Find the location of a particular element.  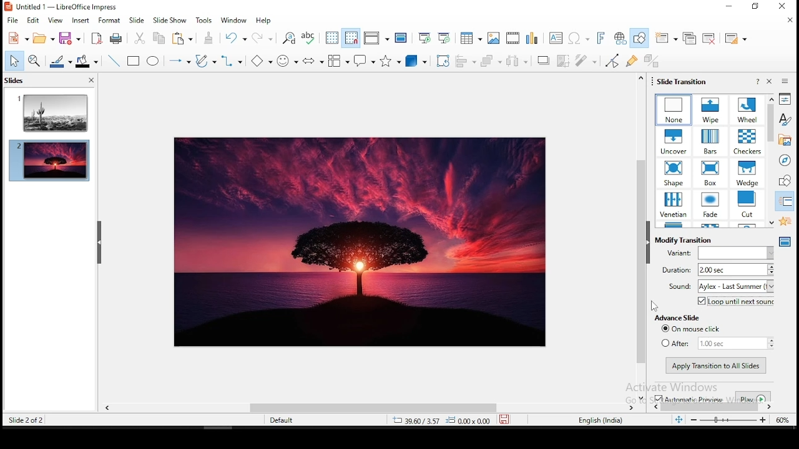

lines and arrows is located at coordinates (179, 62).